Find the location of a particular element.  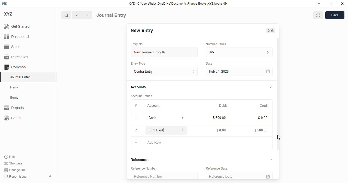

next is located at coordinates (88, 15).